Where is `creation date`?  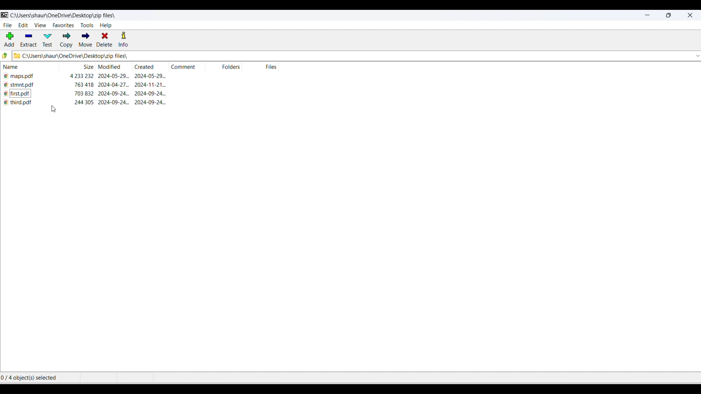
creation date is located at coordinates (154, 77).